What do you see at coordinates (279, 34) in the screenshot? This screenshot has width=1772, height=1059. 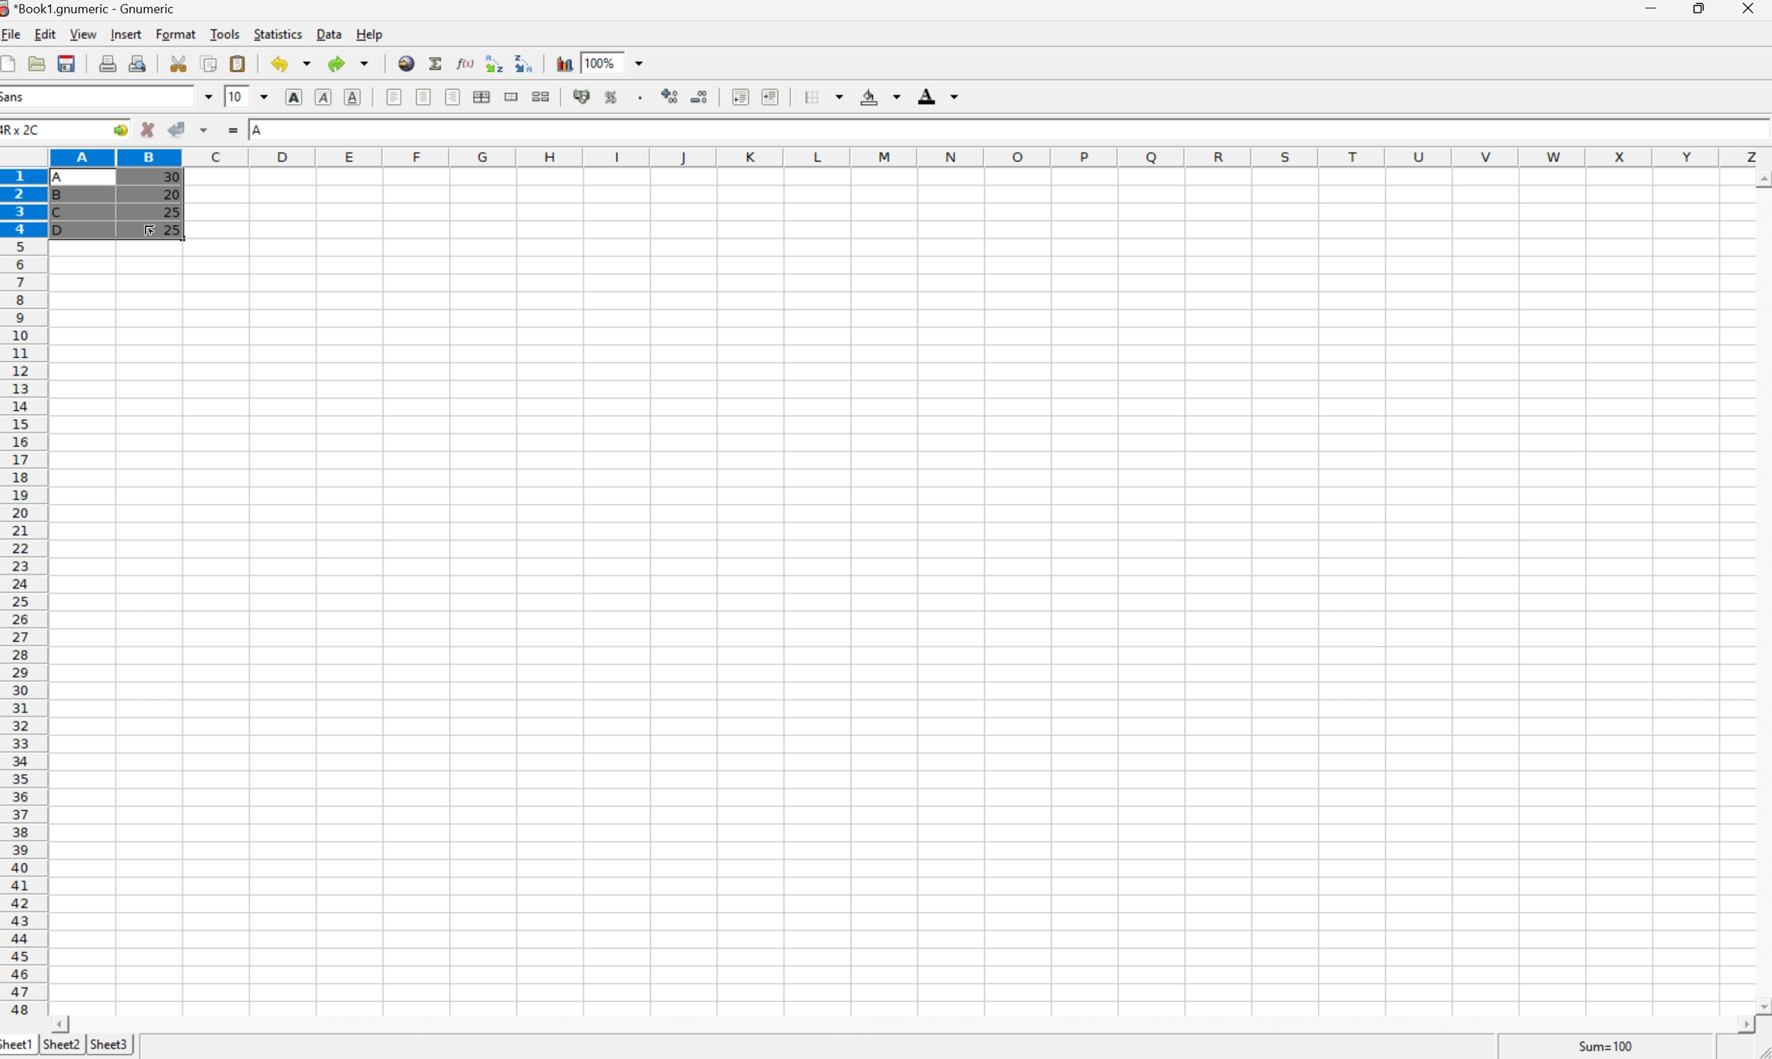 I see `Statistics` at bounding box center [279, 34].